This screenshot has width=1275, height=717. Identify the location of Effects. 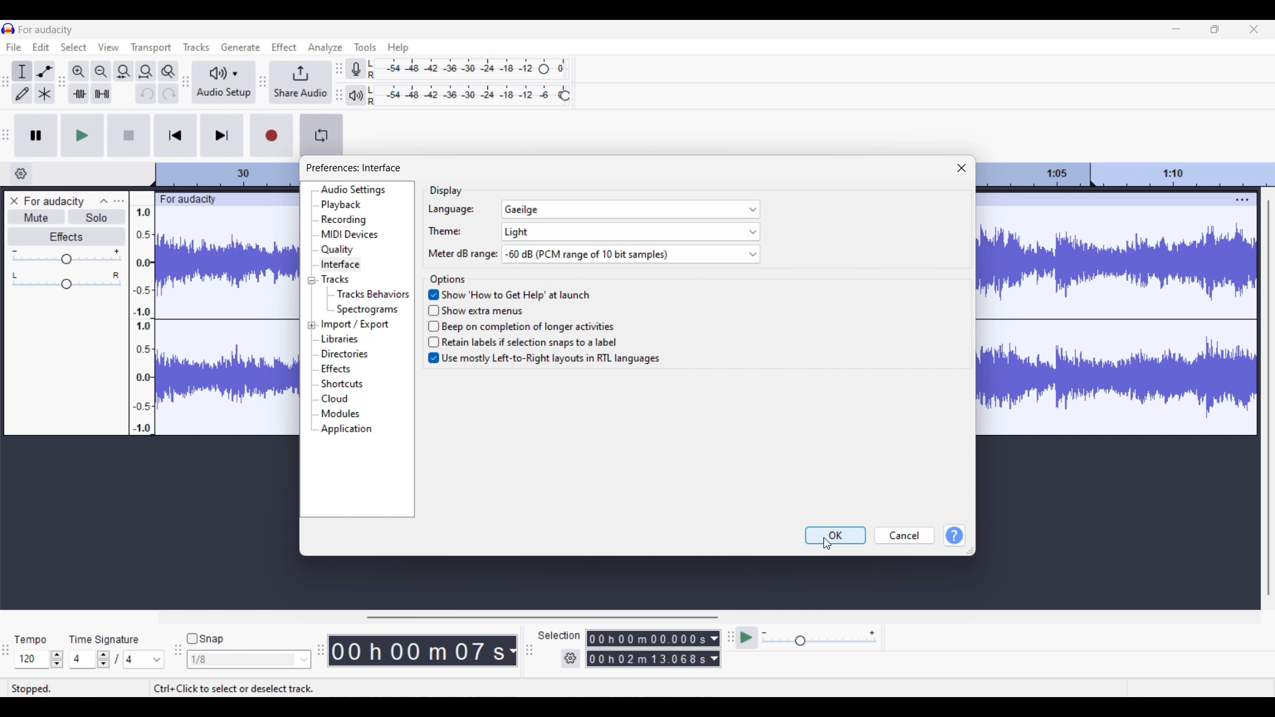
(67, 237).